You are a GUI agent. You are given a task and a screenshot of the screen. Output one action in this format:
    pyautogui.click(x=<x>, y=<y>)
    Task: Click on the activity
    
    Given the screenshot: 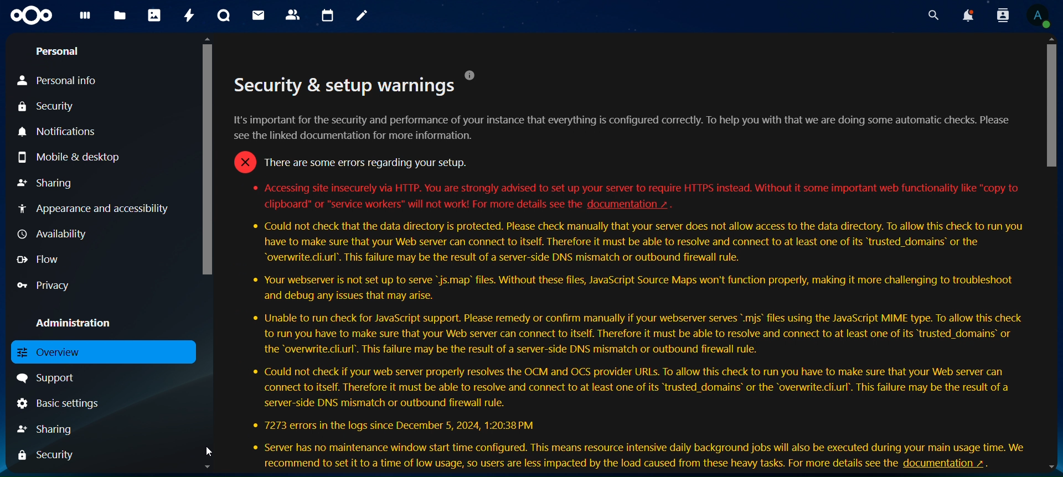 What is the action you would take?
    pyautogui.click(x=190, y=17)
    